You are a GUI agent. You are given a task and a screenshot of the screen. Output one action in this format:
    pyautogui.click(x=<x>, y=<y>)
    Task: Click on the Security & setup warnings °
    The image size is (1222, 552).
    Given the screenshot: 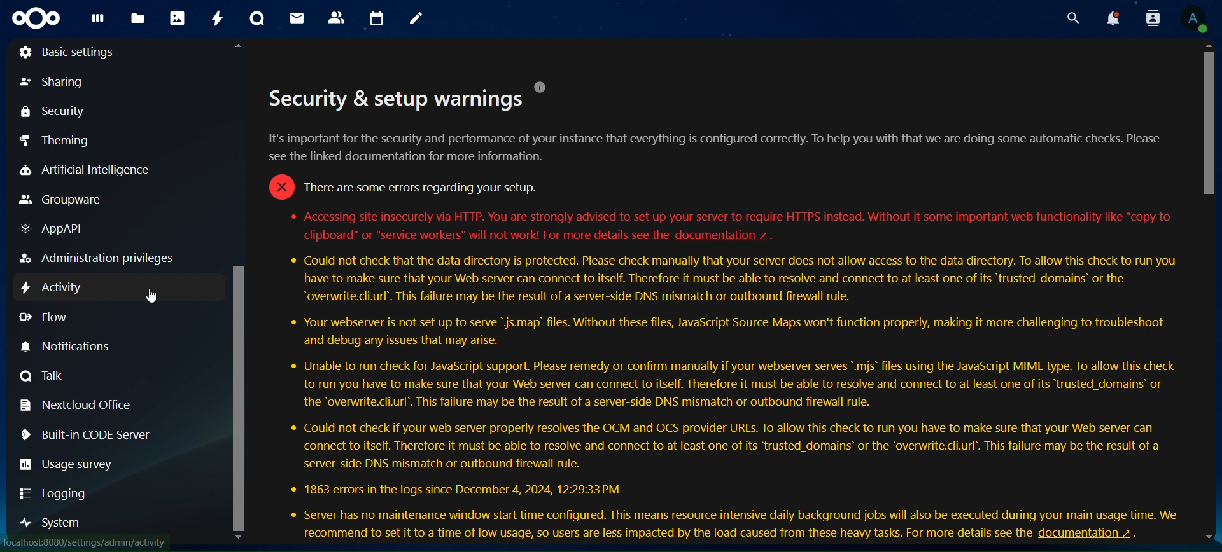 What is the action you would take?
    pyautogui.click(x=412, y=97)
    